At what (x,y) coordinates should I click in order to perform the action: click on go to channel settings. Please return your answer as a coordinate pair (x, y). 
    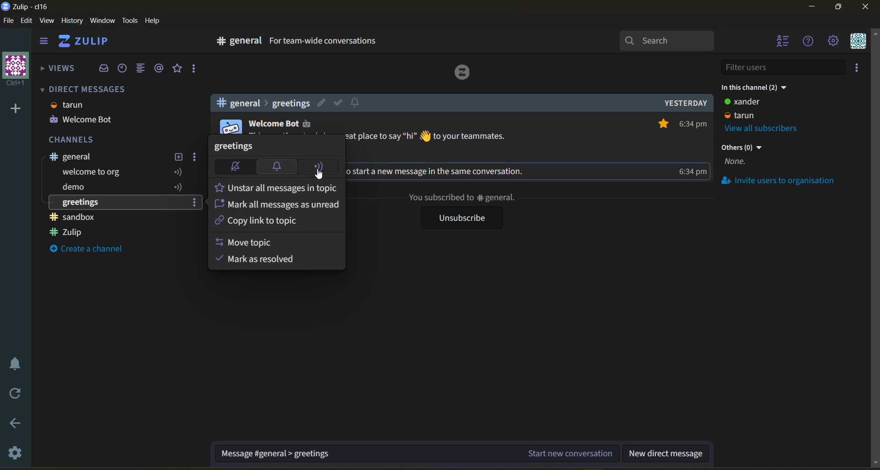
    Looking at the image, I should click on (234, 43).